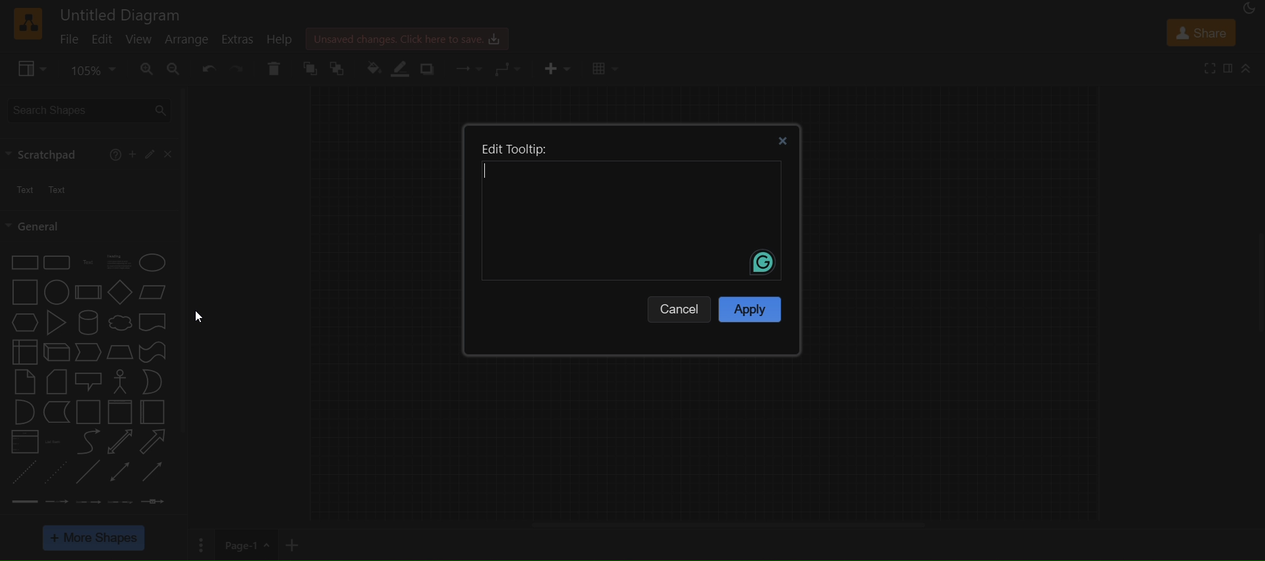 The image size is (1265, 561). What do you see at coordinates (140, 38) in the screenshot?
I see `view` at bounding box center [140, 38].